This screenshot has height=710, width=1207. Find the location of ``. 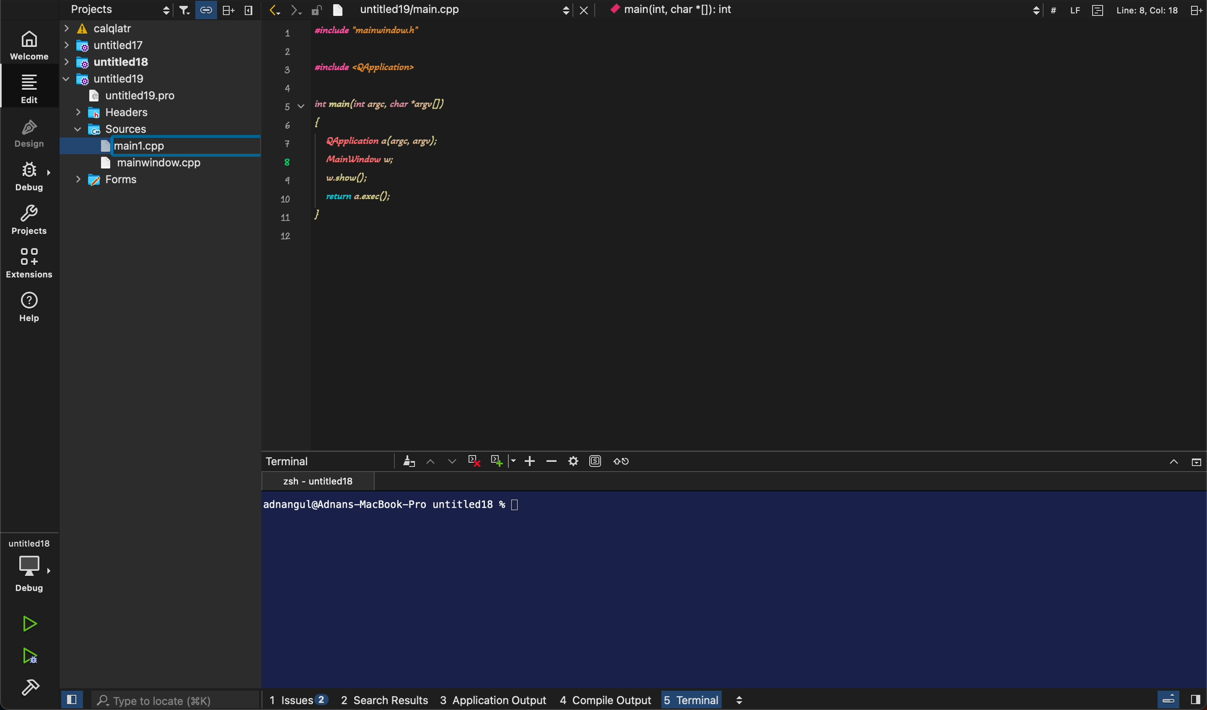

 is located at coordinates (218, 10).